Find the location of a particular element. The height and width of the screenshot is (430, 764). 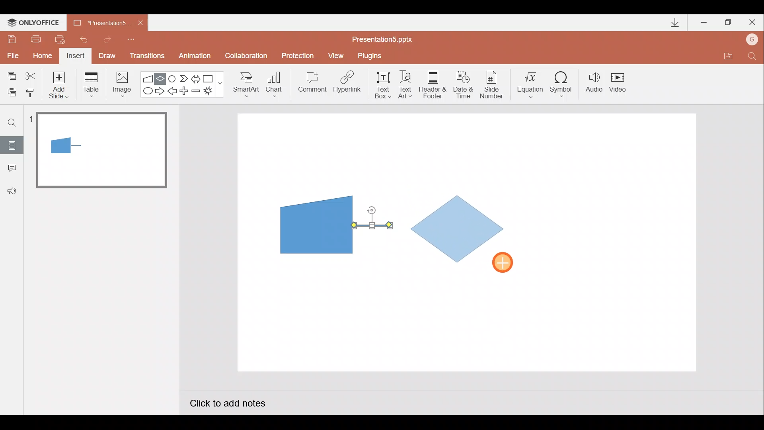

Flowchart - manual input is located at coordinates (149, 78).